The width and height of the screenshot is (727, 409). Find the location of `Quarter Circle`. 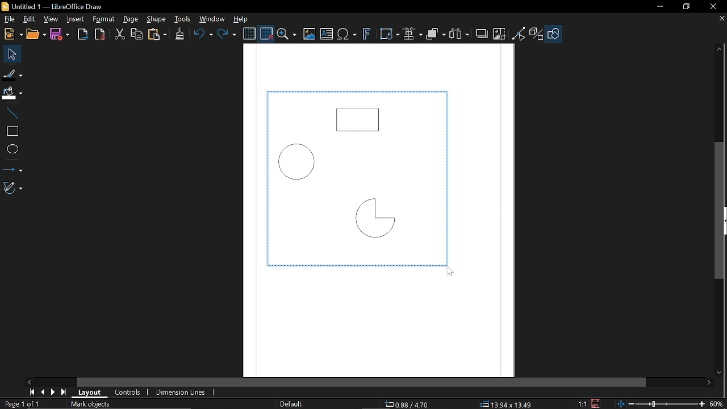

Quarter Circle is located at coordinates (373, 220).